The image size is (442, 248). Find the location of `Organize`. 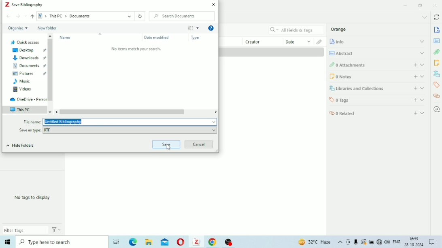

Organize is located at coordinates (18, 28).